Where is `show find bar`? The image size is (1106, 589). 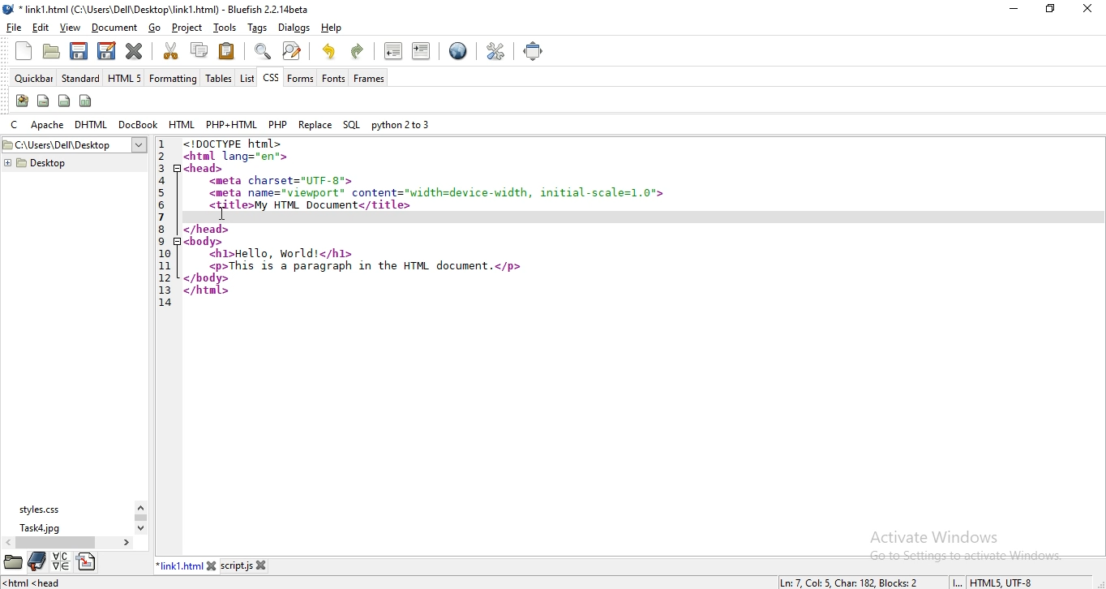
show find bar is located at coordinates (260, 51).